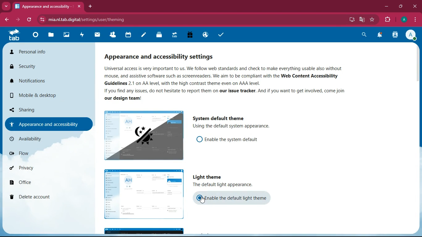 The image size is (422, 237). What do you see at coordinates (416, 6) in the screenshot?
I see `close` at bounding box center [416, 6].